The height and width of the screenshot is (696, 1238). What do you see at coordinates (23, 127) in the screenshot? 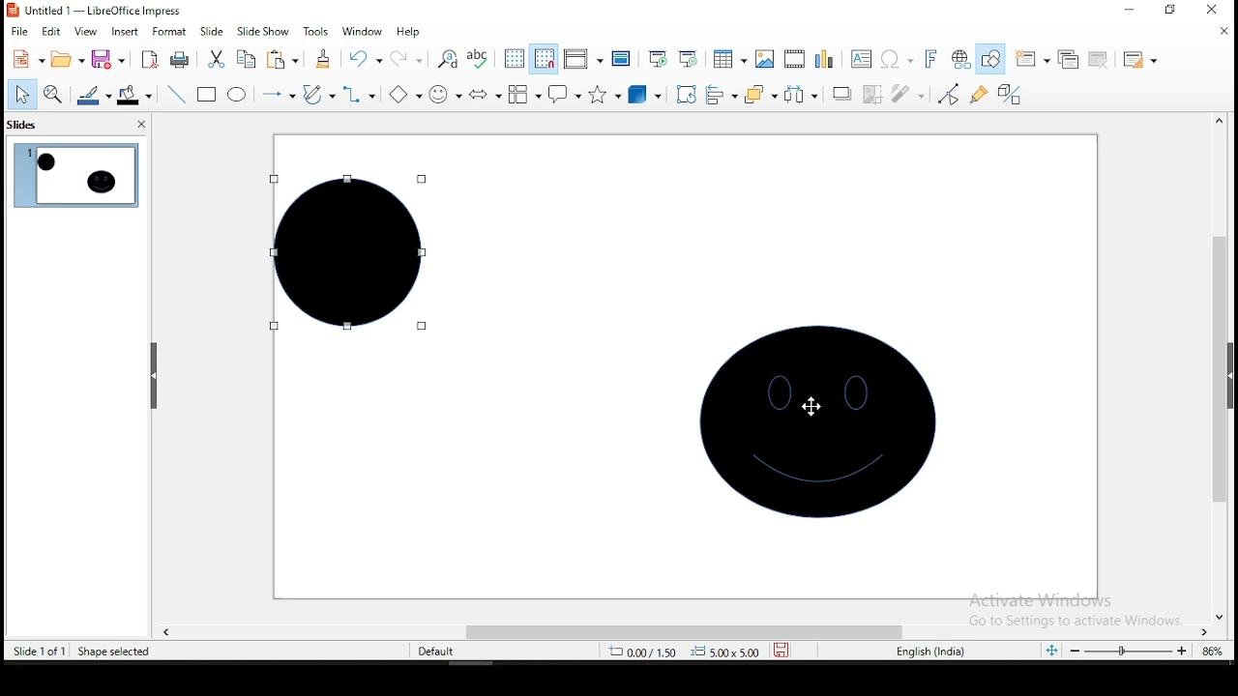
I see `slides` at bounding box center [23, 127].